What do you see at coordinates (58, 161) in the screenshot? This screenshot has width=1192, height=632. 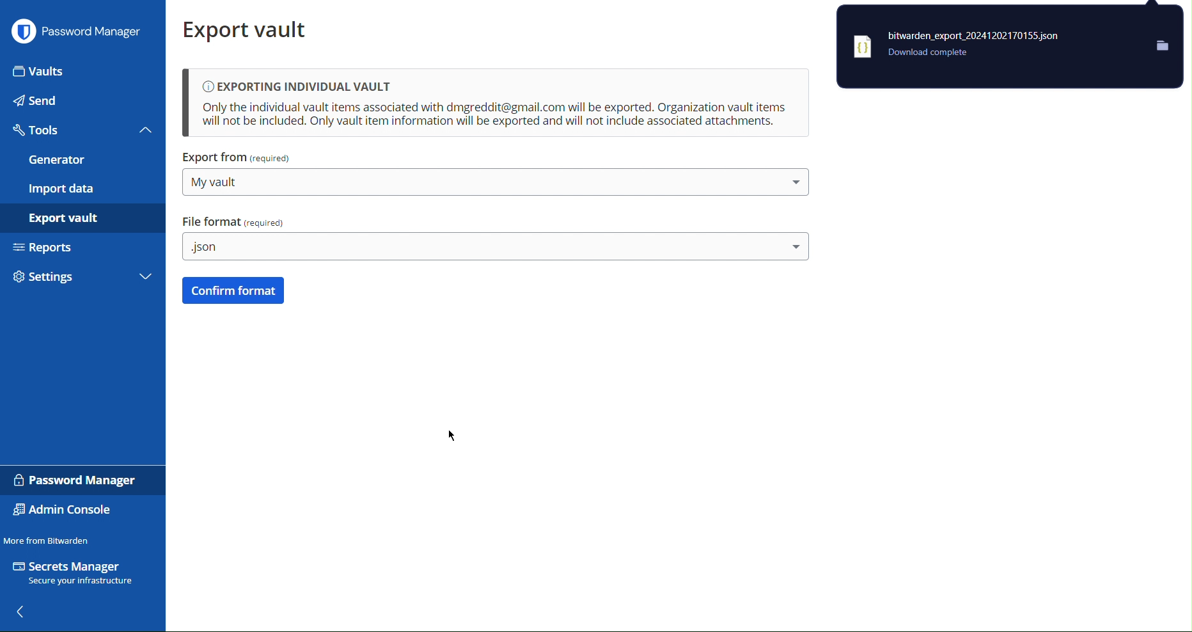 I see `Generator` at bounding box center [58, 161].